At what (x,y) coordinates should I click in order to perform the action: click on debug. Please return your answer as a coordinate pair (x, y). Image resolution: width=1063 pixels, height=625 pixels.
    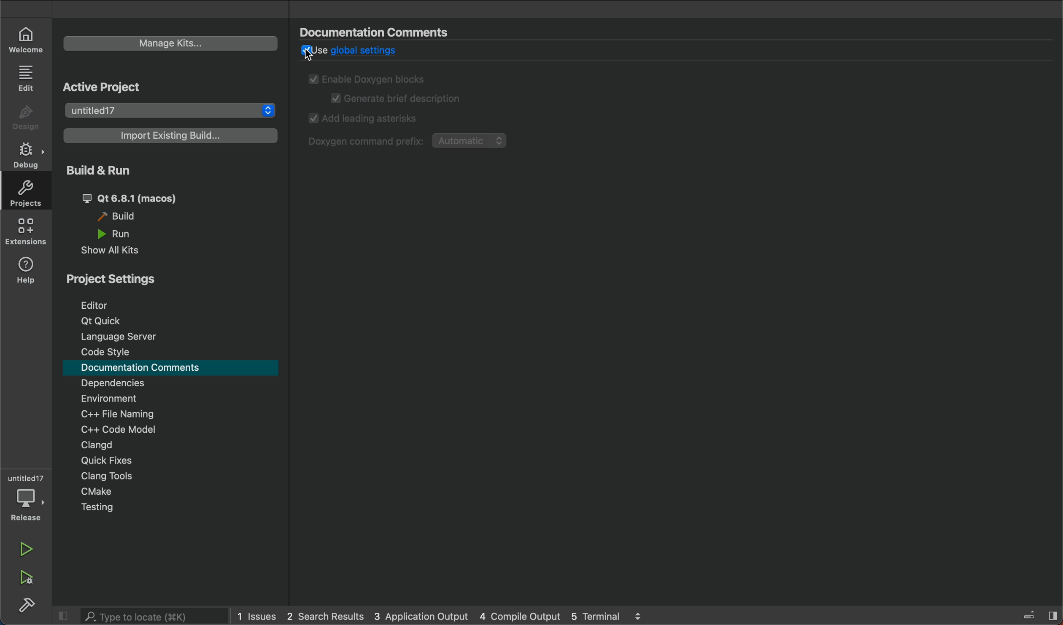
    Looking at the image, I should click on (25, 158).